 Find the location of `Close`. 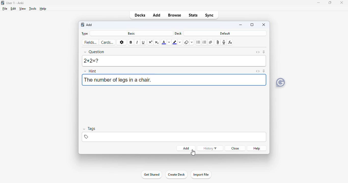

Close is located at coordinates (342, 3).